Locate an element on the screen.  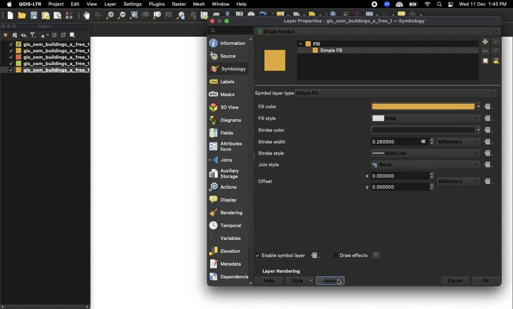
Draw effects is located at coordinates (353, 256).